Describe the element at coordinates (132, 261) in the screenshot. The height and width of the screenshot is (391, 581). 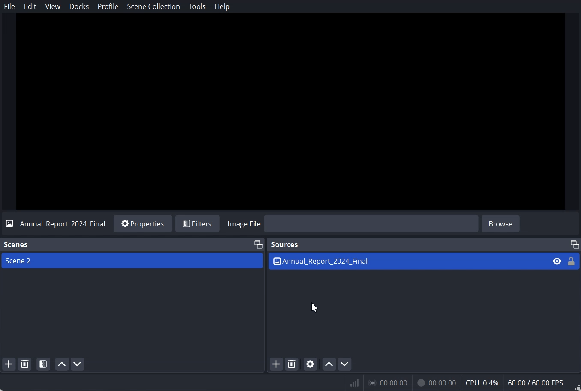
I see `Scene` at that location.